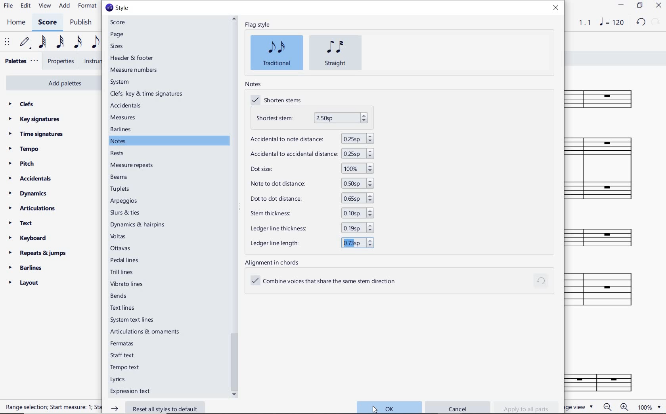  Describe the element at coordinates (556, 8) in the screenshot. I see `close` at that location.